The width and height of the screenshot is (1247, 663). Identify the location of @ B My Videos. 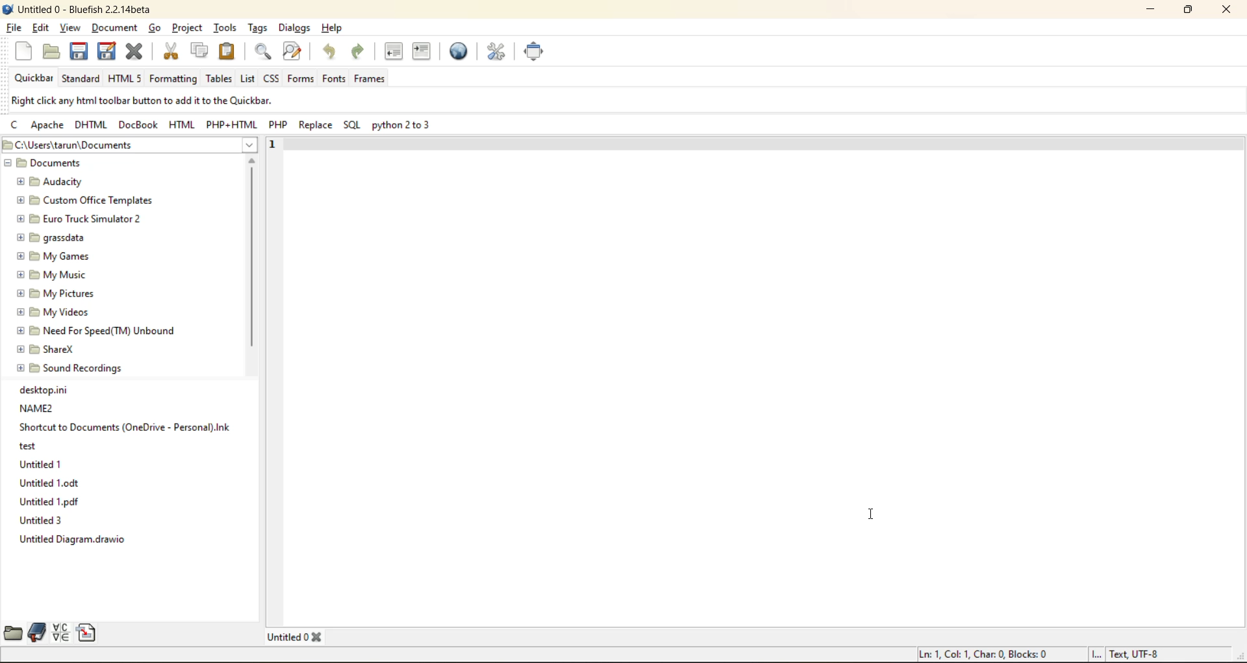
(53, 311).